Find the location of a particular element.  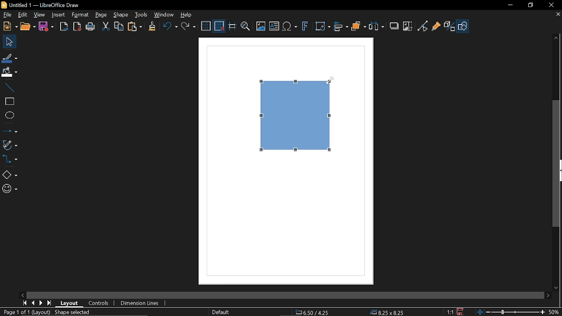

Add text is located at coordinates (274, 27).